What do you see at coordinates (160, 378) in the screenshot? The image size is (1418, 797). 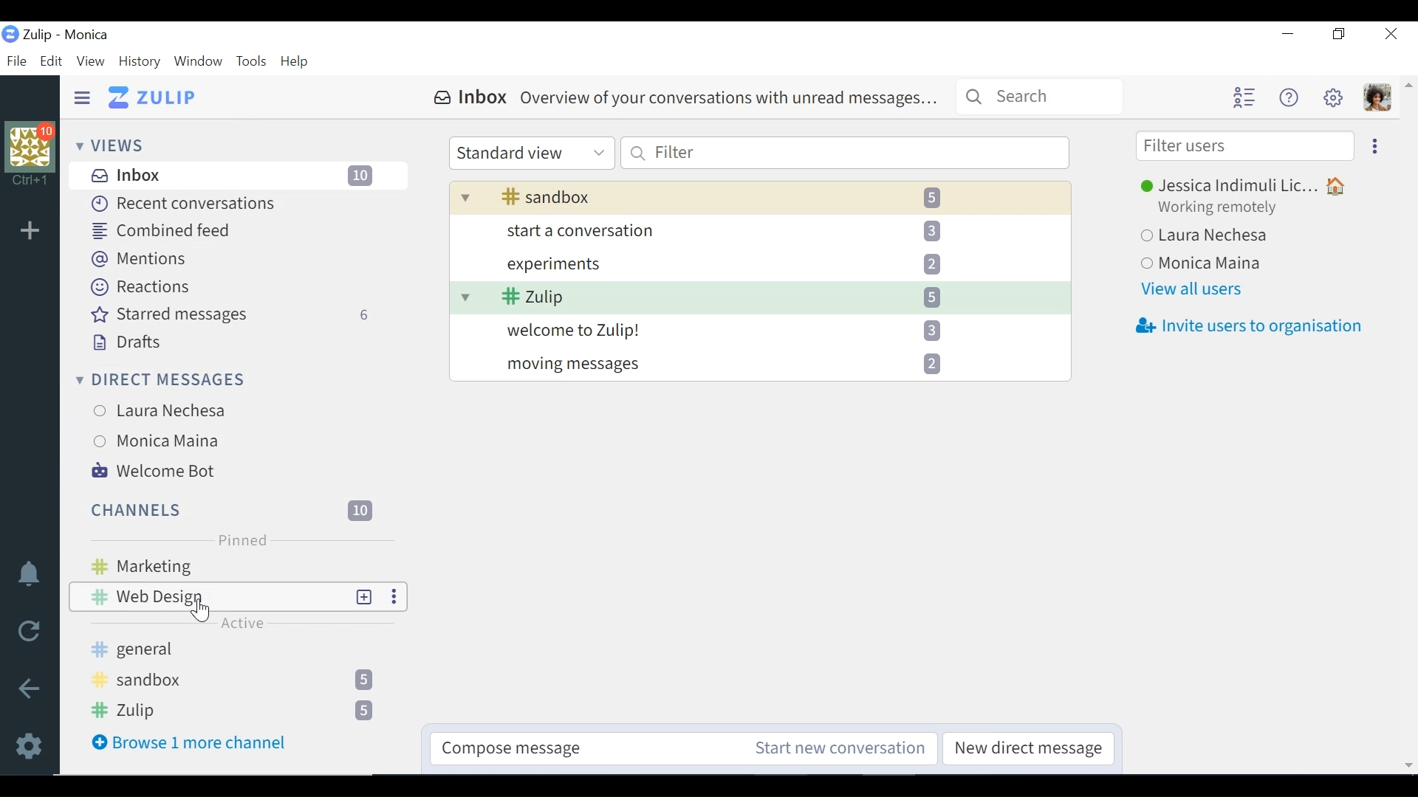 I see `Direct Messages menu` at bounding box center [160, 378].